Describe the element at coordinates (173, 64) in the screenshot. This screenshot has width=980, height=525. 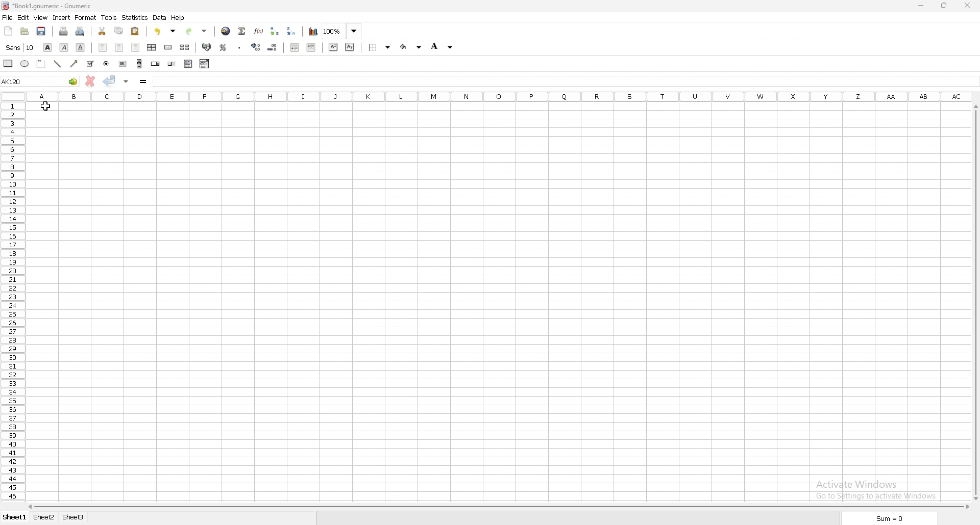
I see `slider` at that location.